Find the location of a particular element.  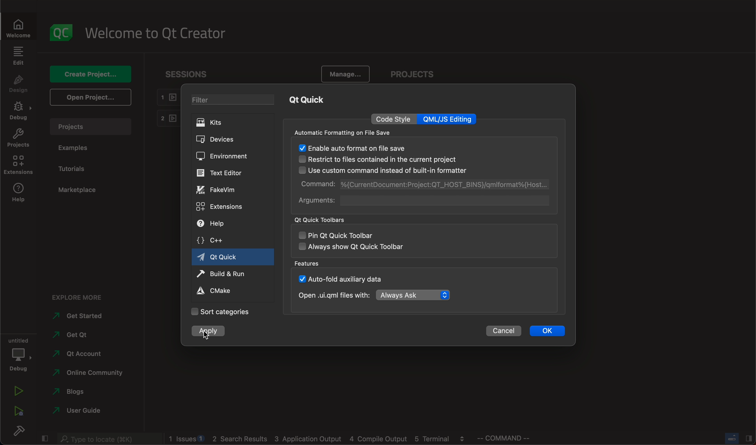

cursor is located at coordinates (205, 334).